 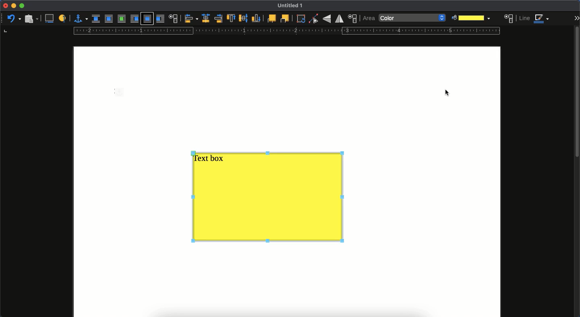 I want to click on position and size, so click(x=353, y=19).